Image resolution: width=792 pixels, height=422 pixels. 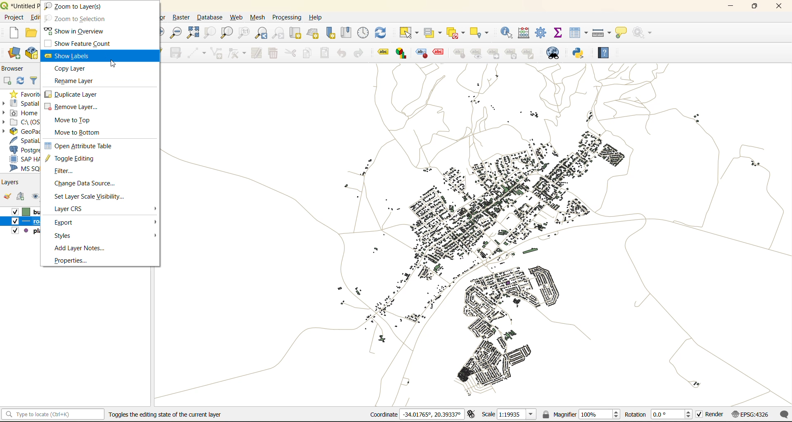 What do you see at coordinates (383, 33) in the screenshot?
I see `refresh` at bounding box center [383, 33].